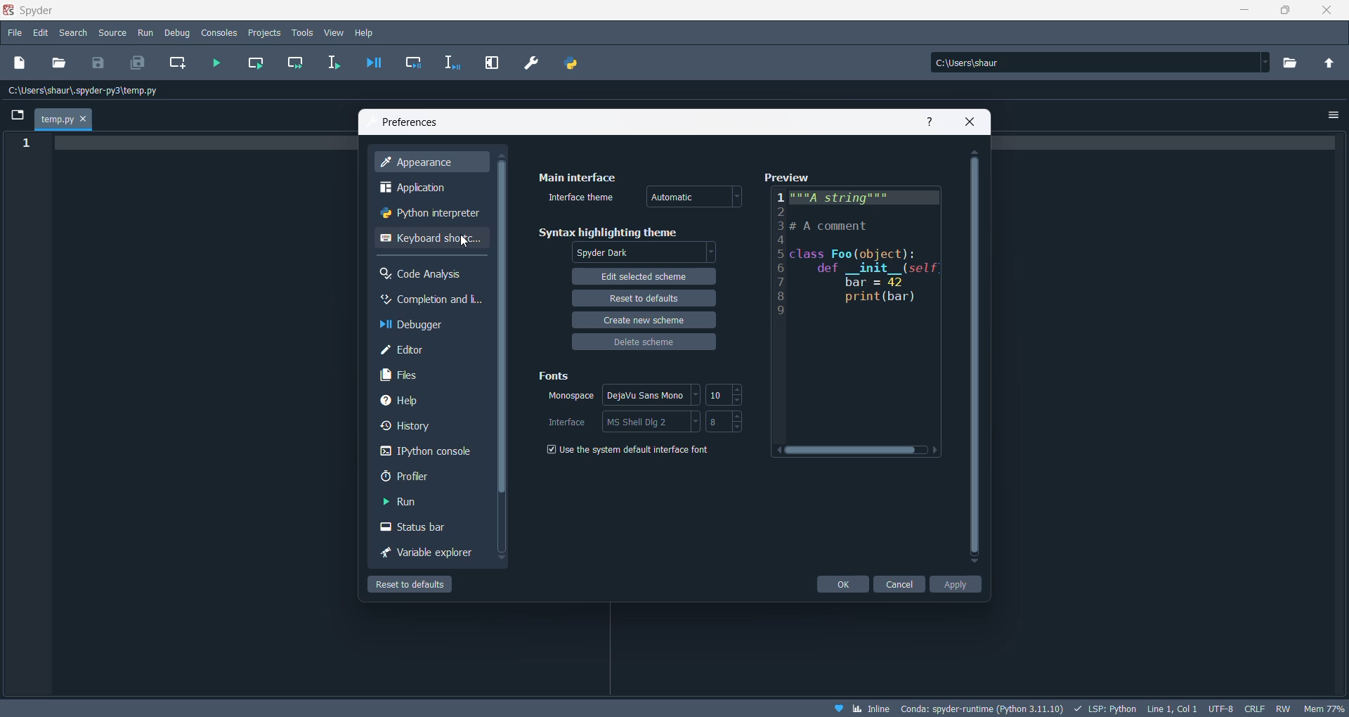  Describe the element at coordinates (694, 197) in the screenshot. I see `theme options dropdown button` at that location.